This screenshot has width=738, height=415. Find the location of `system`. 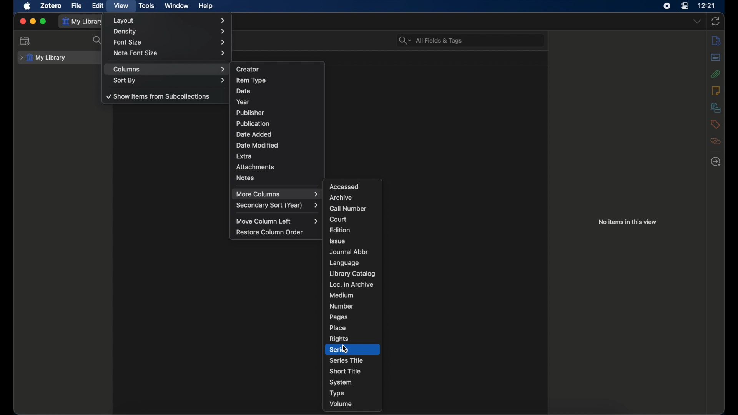

system is located at coordinates (341, 382).